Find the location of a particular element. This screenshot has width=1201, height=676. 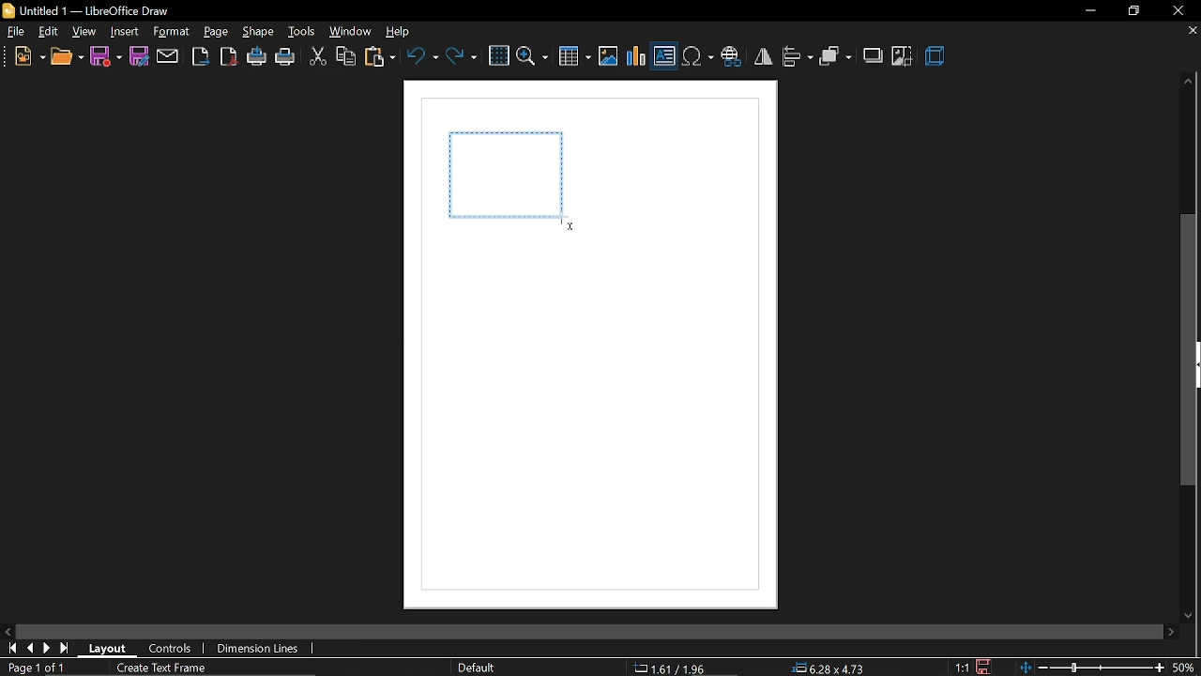

current zoom is located at coordinates (1188, 668).